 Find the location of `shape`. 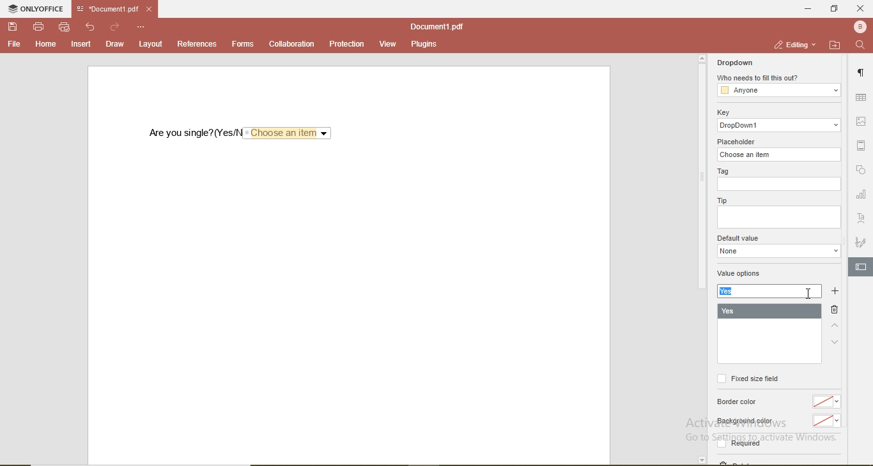

shape is located at coordinates (863, 172).